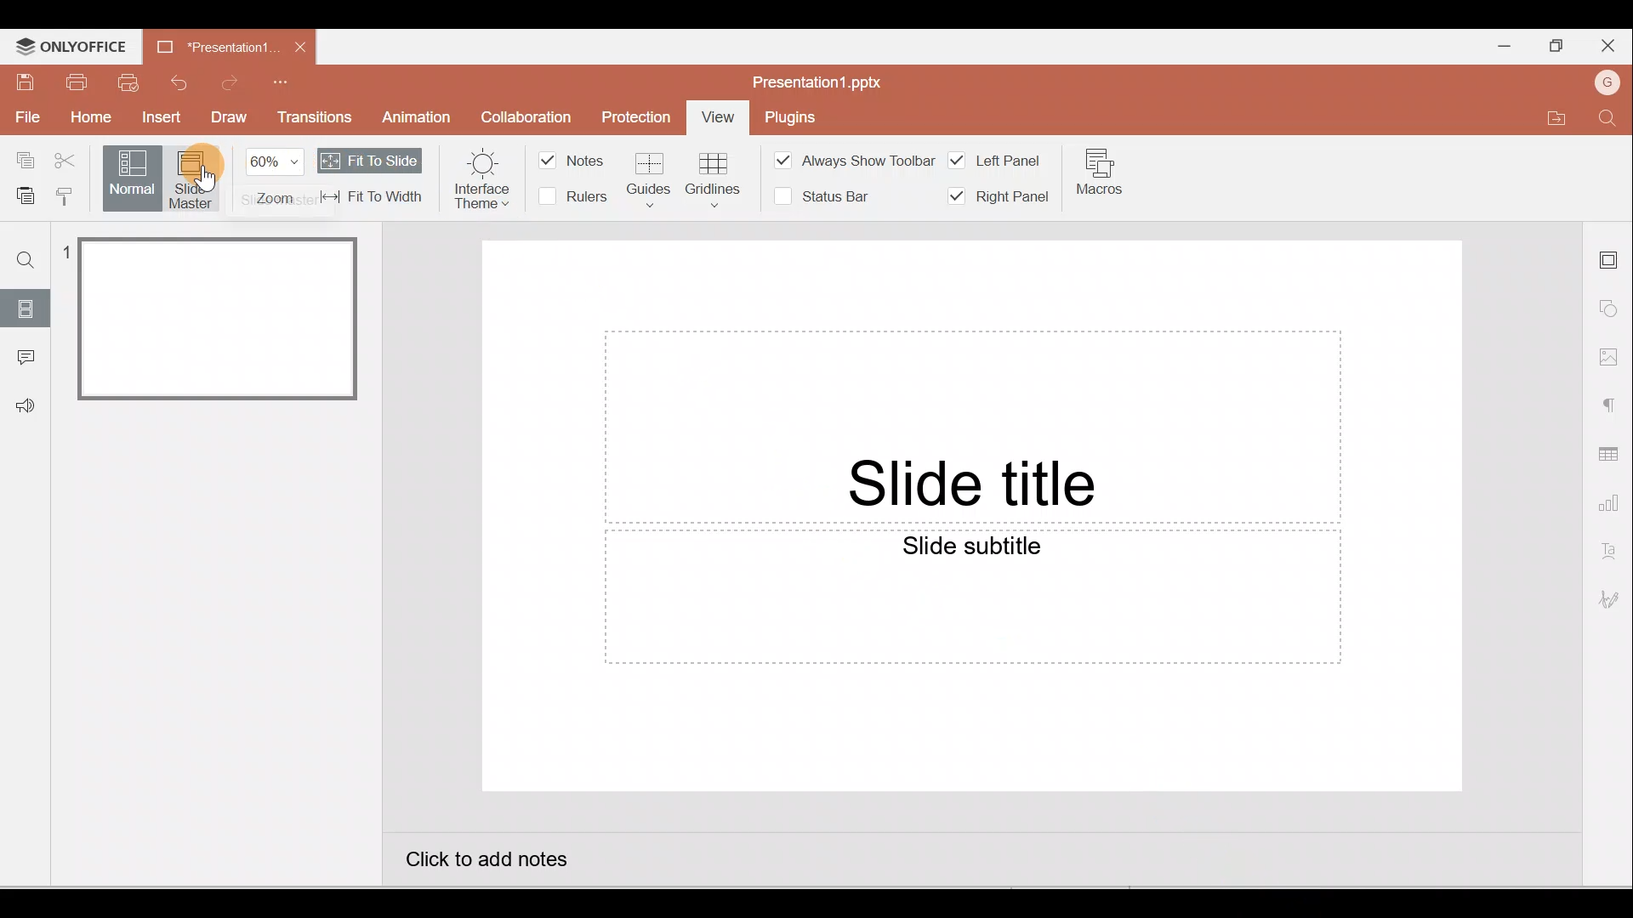  Describe the element at coordinates (21, 81) in the screenshot. I see `Save` at that location.